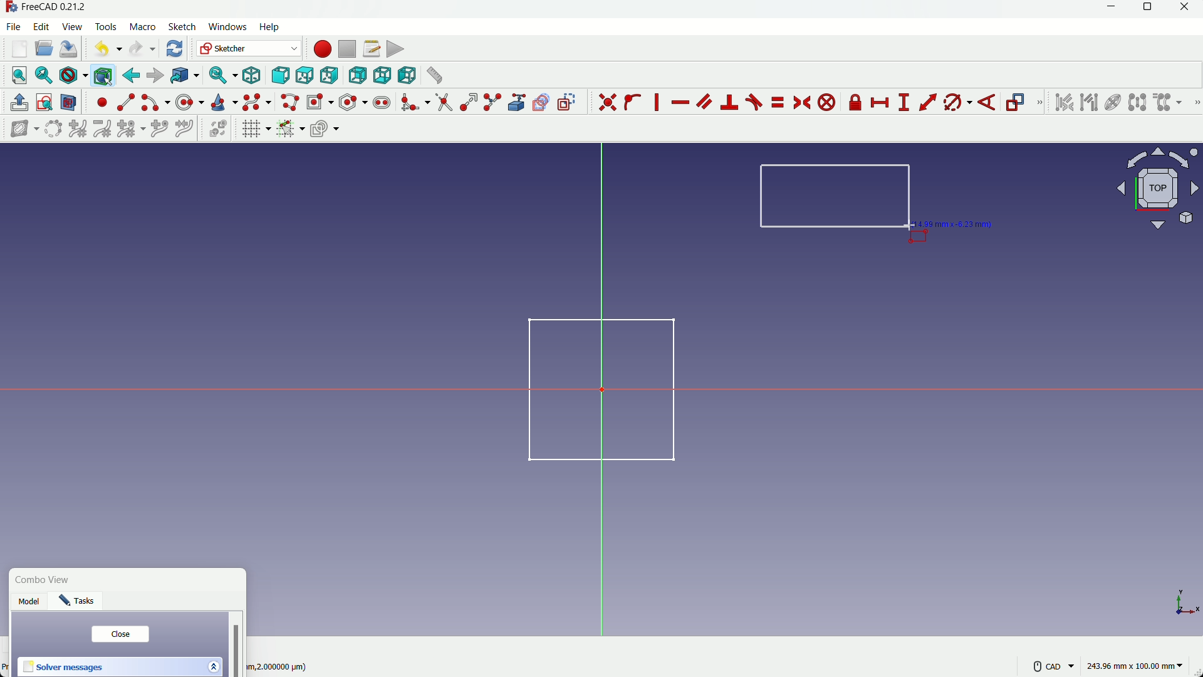  I want to click on axis, so click(1188, 604).